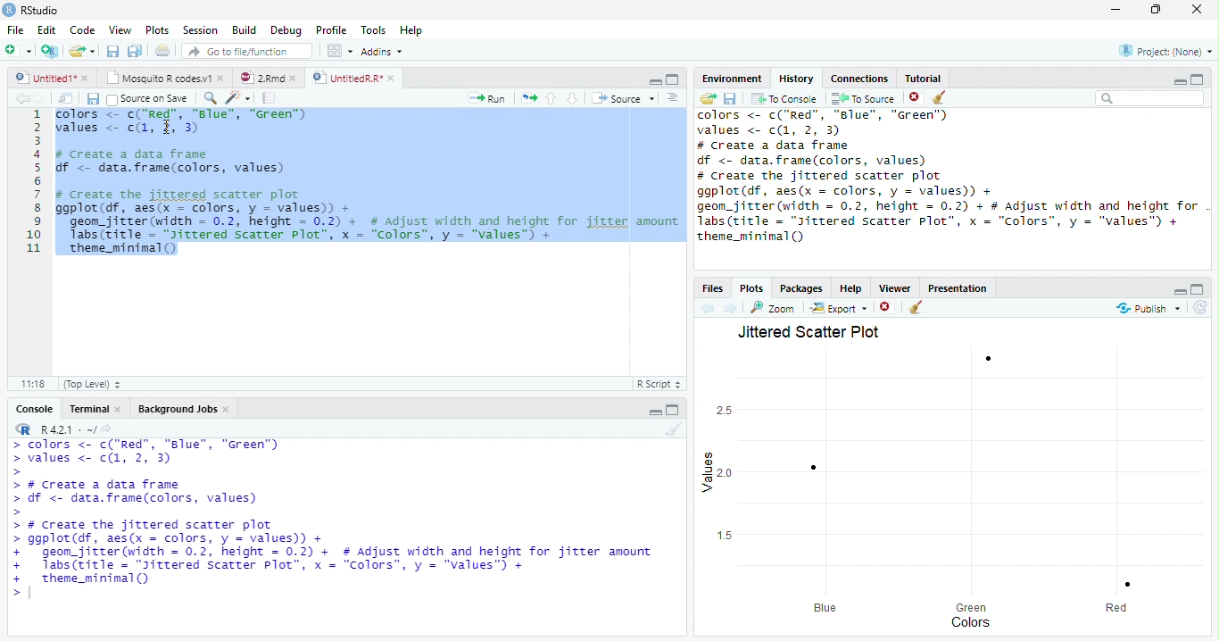 This screenshot has width=1219, height=641. I want to click on Plots, so click(751, 288).